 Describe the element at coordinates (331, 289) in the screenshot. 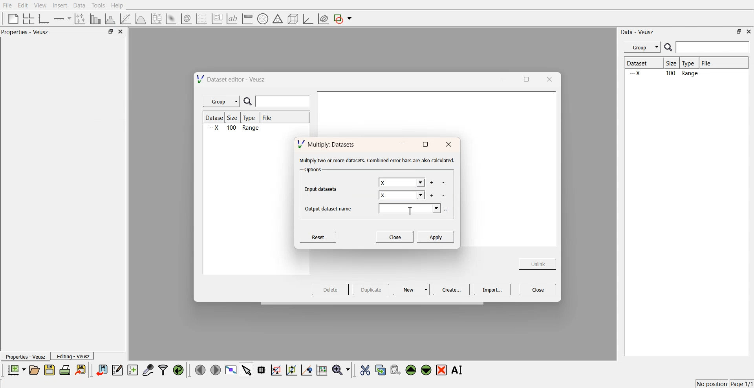

I see `Delete` at that location.